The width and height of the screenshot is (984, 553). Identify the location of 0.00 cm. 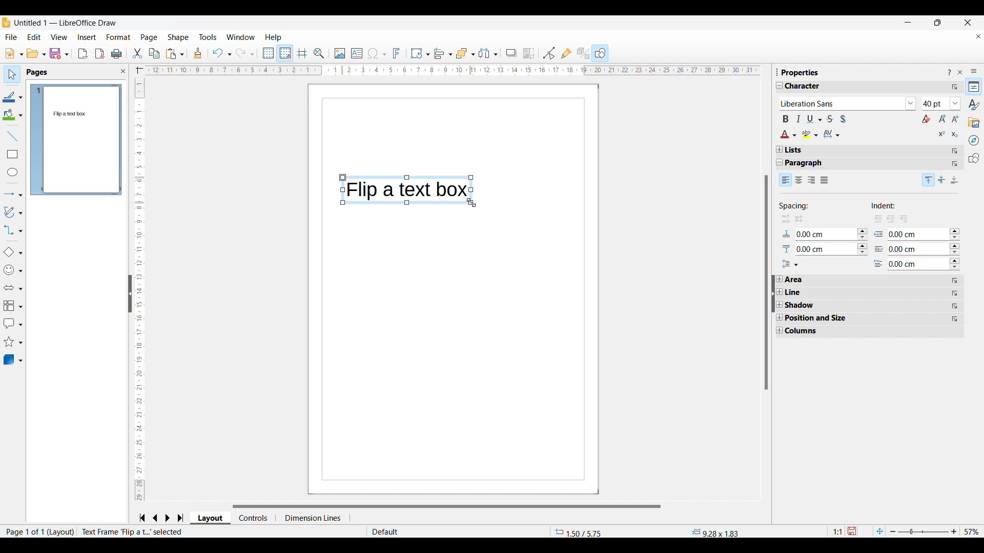
(917, 233).